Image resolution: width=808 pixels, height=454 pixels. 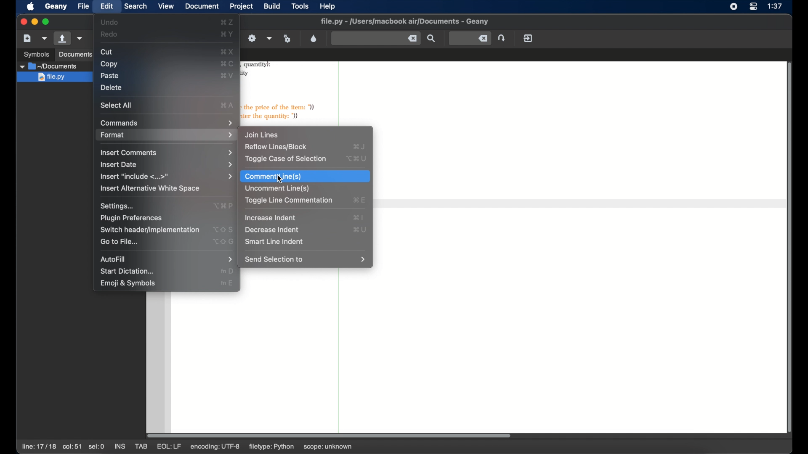 What do you see at coordinates (149, 189) in the screenshot?
I see `insert alternative white space` at bounding box center [149, 189].